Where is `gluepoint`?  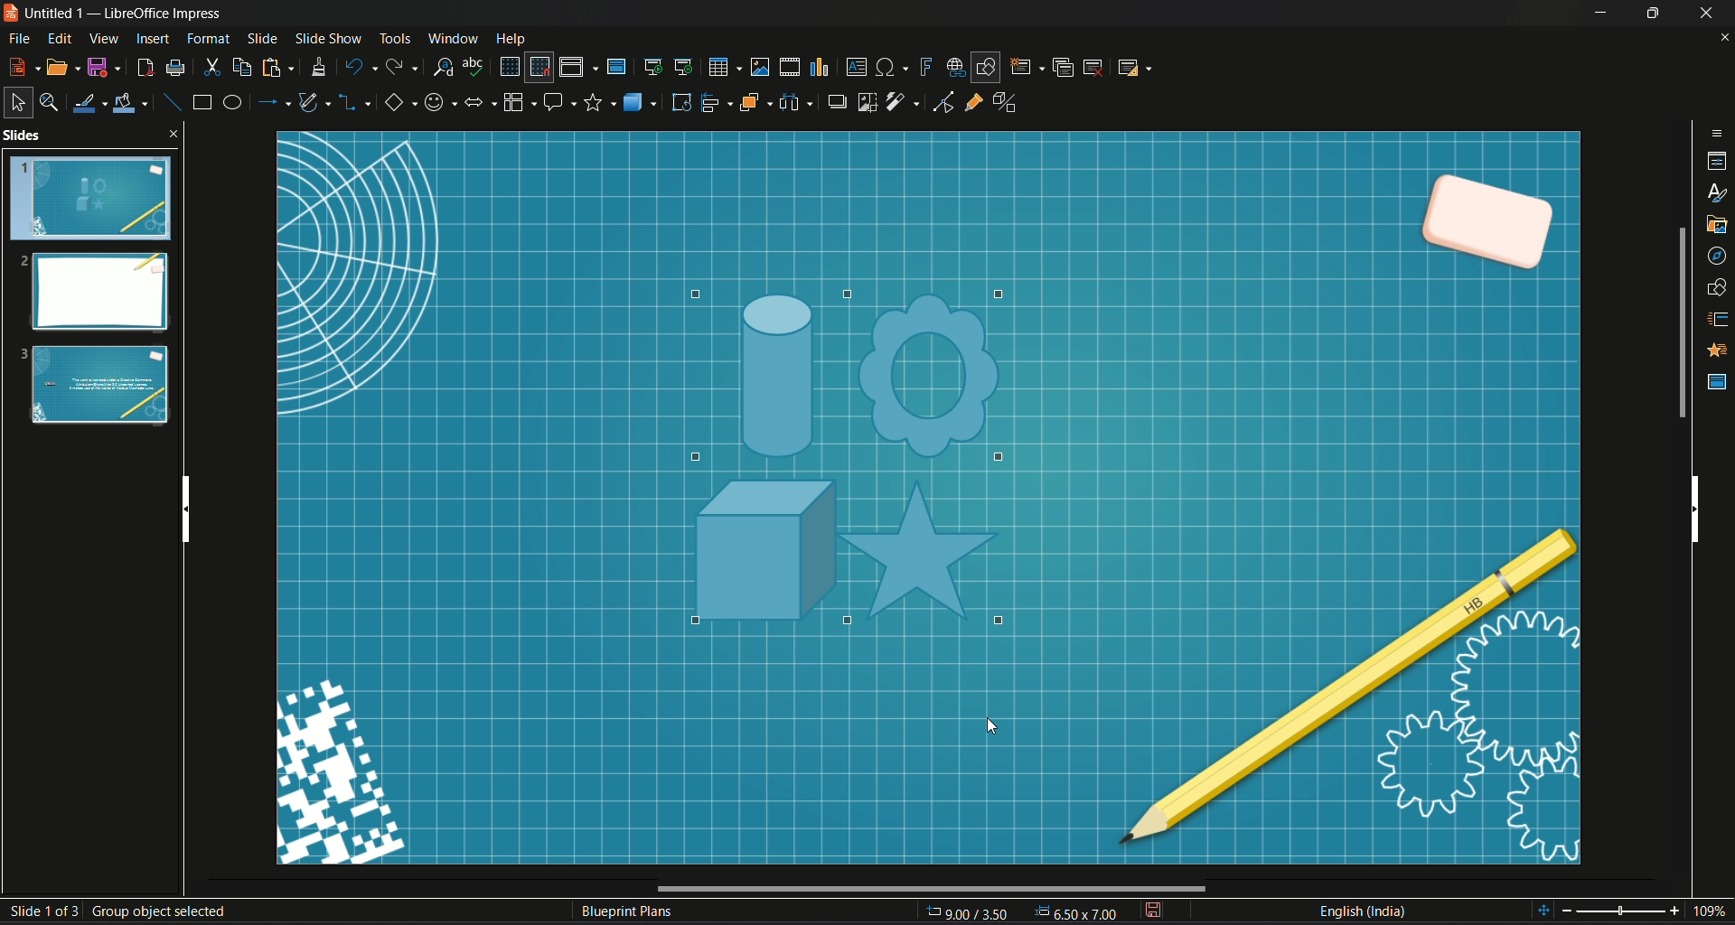 gluepoint is located at coordinates (973, 100).